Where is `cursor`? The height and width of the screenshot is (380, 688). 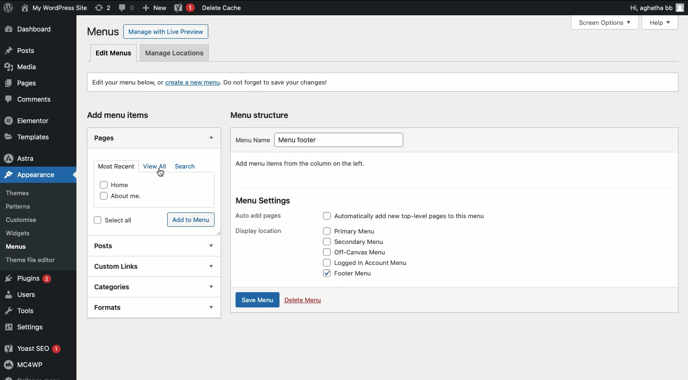 cursor is located at coordinates (162, 174).